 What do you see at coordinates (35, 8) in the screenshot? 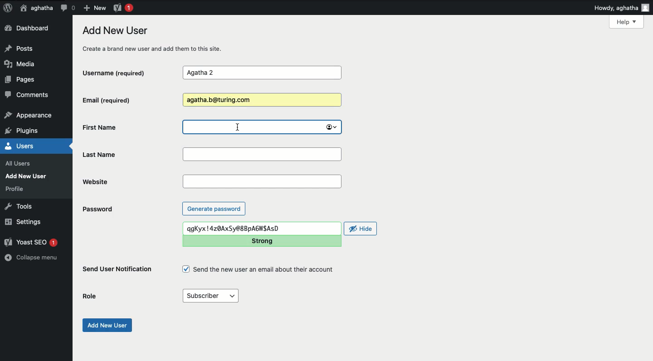
I see `aghatha` at bounding box center [35, 8].